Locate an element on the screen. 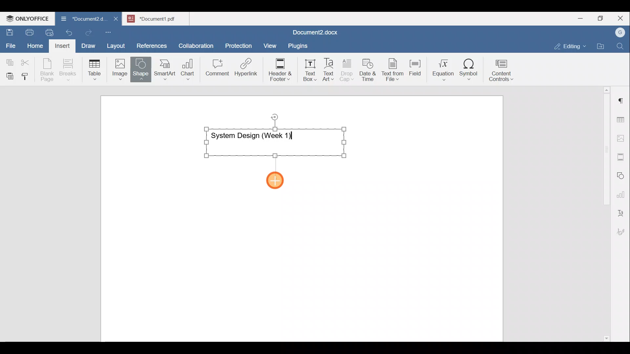 The width and height of the screenshot is (630, 354). Document name is located at coordinates (80, 20).